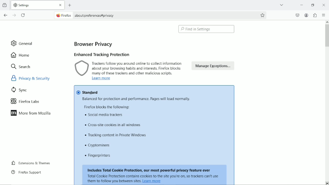 Image resolution: width=329 pixels, height=185 pixels. Describe the element at coordinates (307, 15) in the screenshot. I see `account` at that location.